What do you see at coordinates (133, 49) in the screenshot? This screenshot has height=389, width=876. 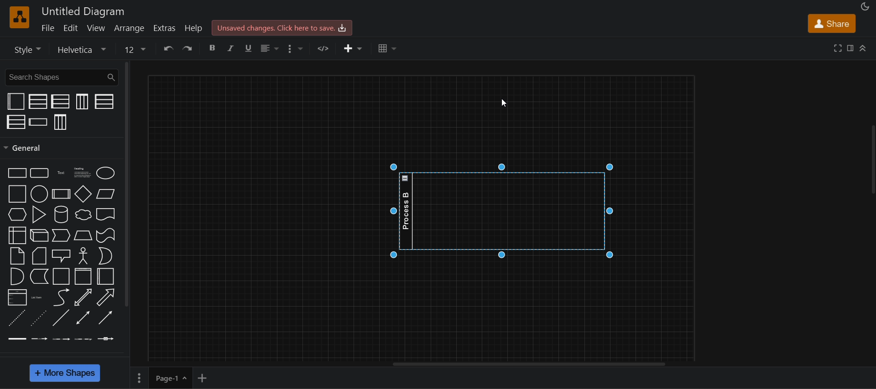 I see `12 size` at bounding box center [133, 49].